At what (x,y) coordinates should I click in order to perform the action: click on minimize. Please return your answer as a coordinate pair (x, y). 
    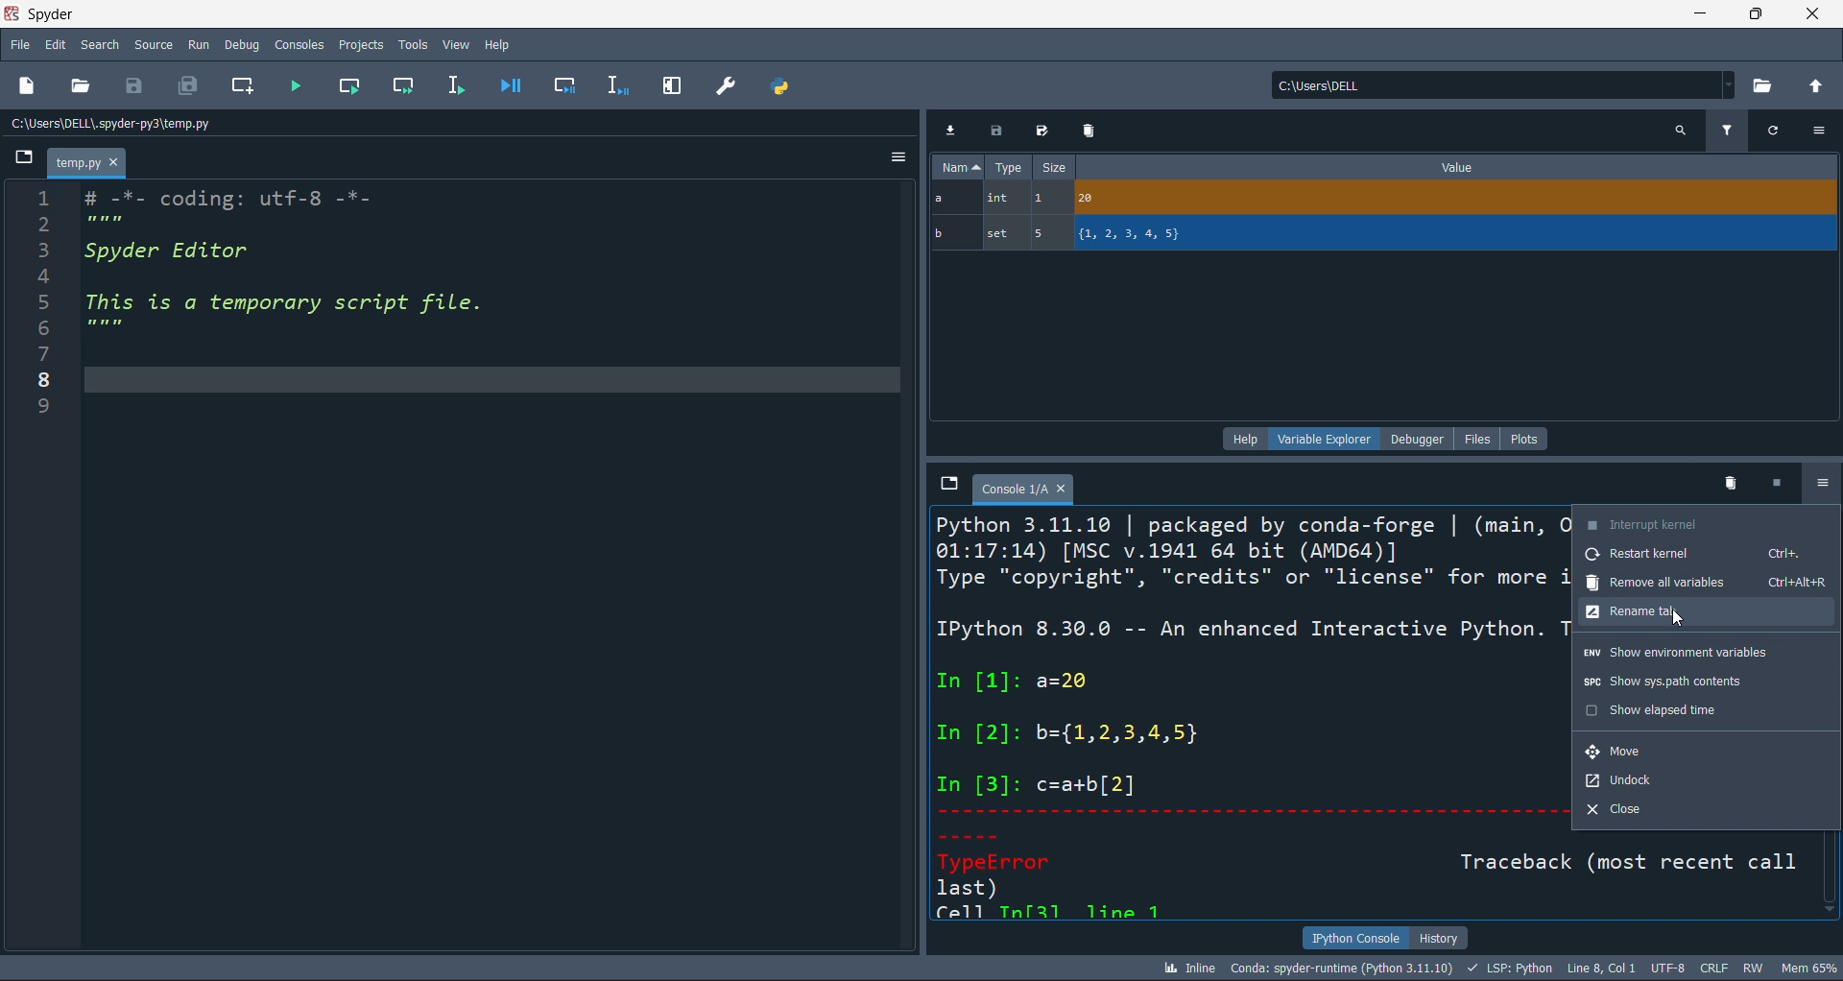
    Looking at the image, I should click on (1697, 13).